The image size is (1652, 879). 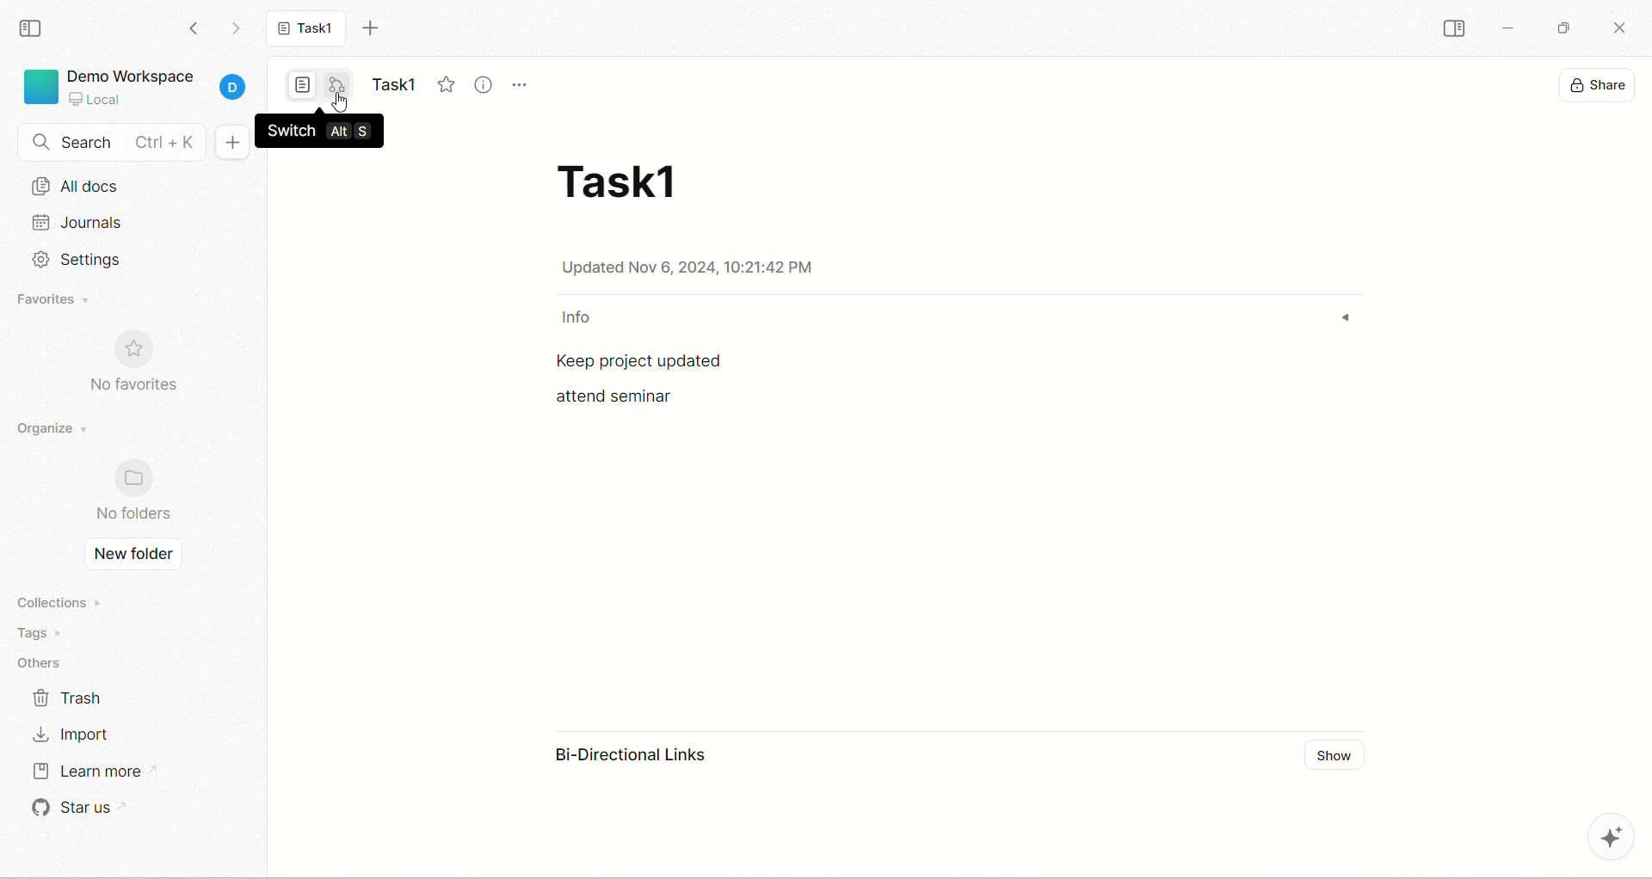 What do you see at coordinates (122, 223) in the screenshot?
I see `journals` at bounding box center [122, 223].